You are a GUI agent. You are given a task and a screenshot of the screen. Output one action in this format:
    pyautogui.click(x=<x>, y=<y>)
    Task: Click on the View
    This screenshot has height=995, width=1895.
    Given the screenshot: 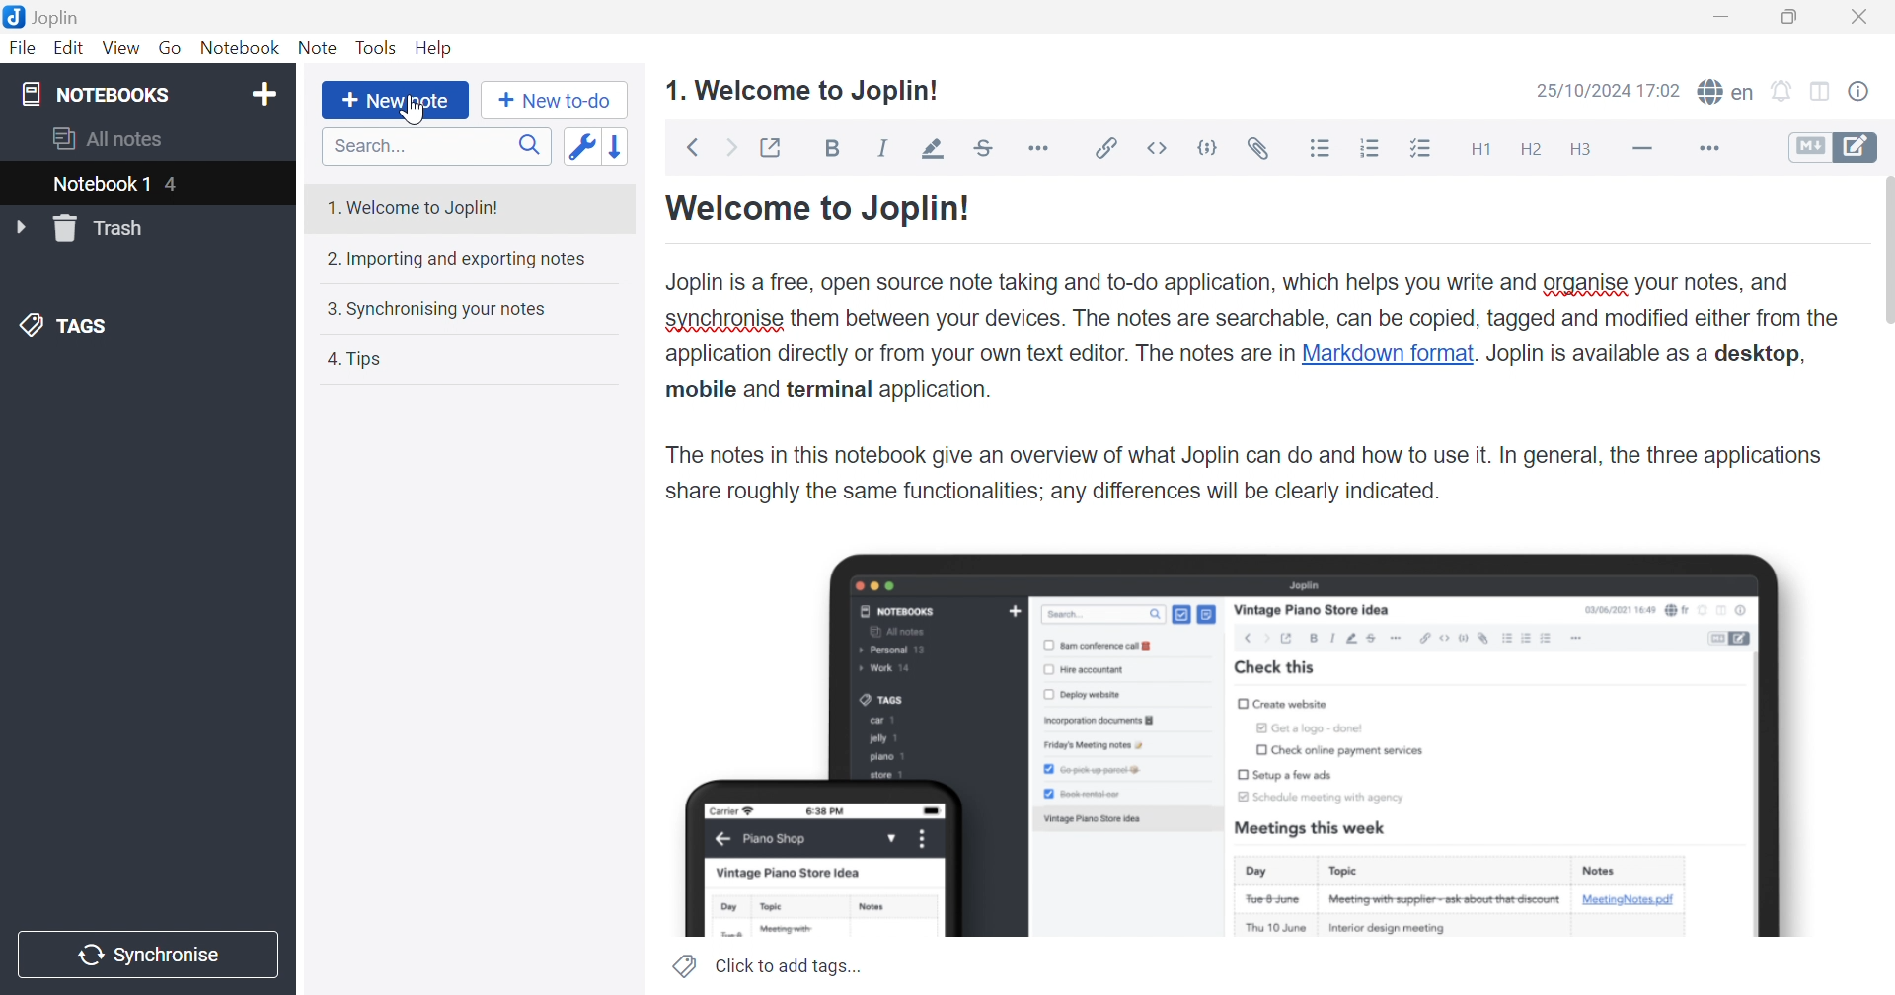 What is the action you would take?
    pyautogui.click(x=119, y=49)
    